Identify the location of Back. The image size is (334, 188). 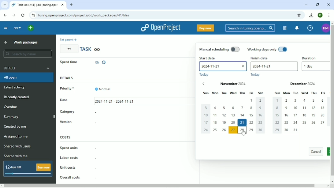
(69, 49).